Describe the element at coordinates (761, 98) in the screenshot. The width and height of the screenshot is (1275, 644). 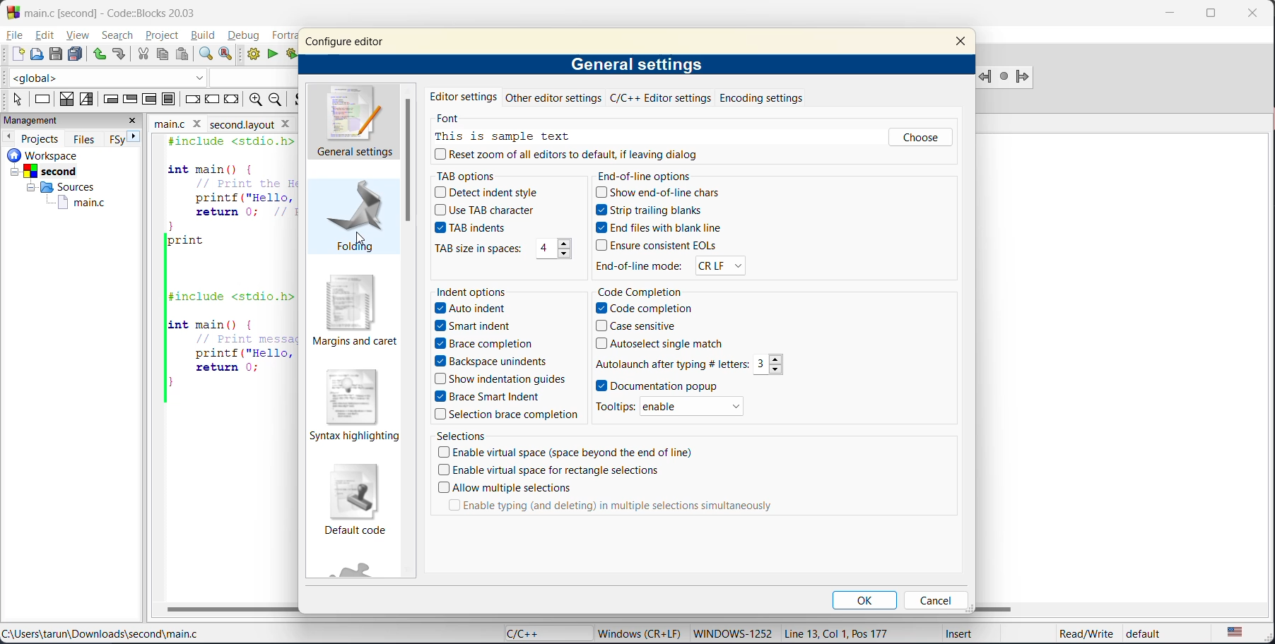
I see `encoding settings` at that location.